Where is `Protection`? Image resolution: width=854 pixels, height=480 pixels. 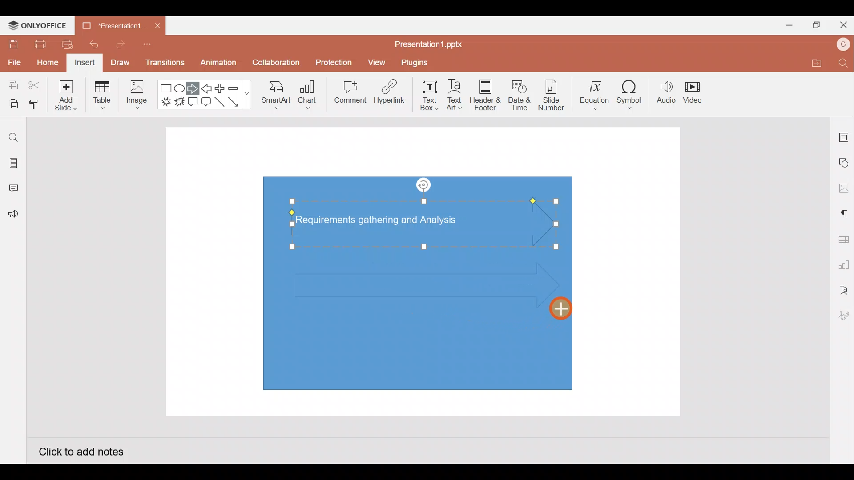
Protection is located at coordinates (331, 63).